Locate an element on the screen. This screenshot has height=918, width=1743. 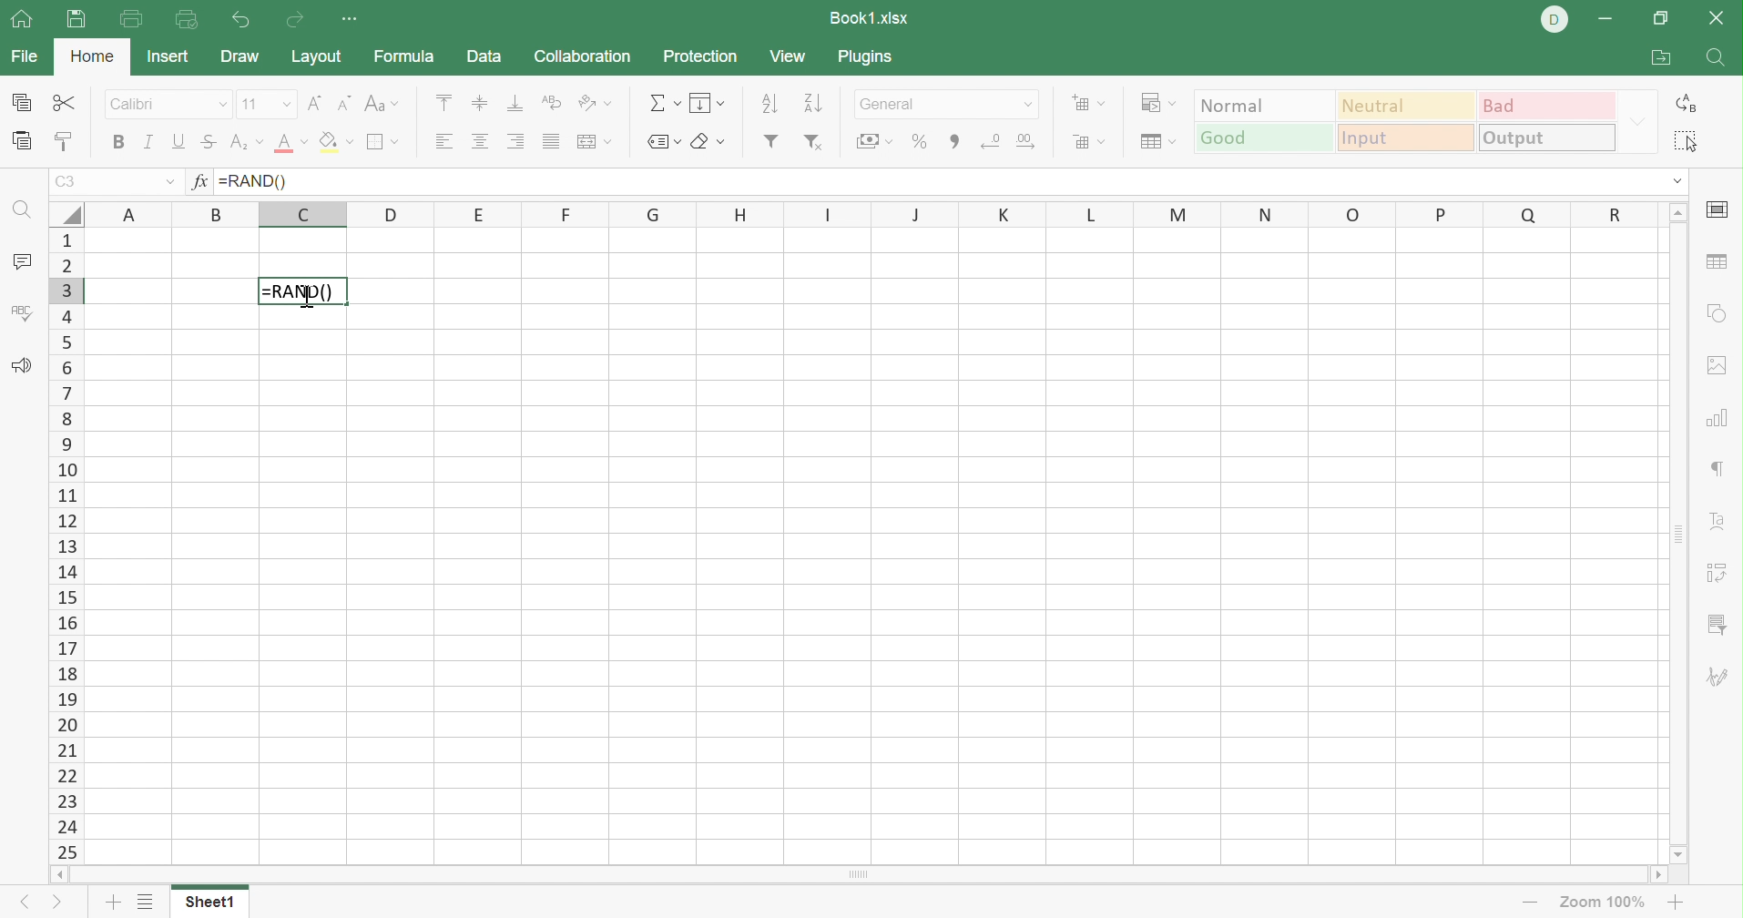
Layout is located at coordinates (316, 57).